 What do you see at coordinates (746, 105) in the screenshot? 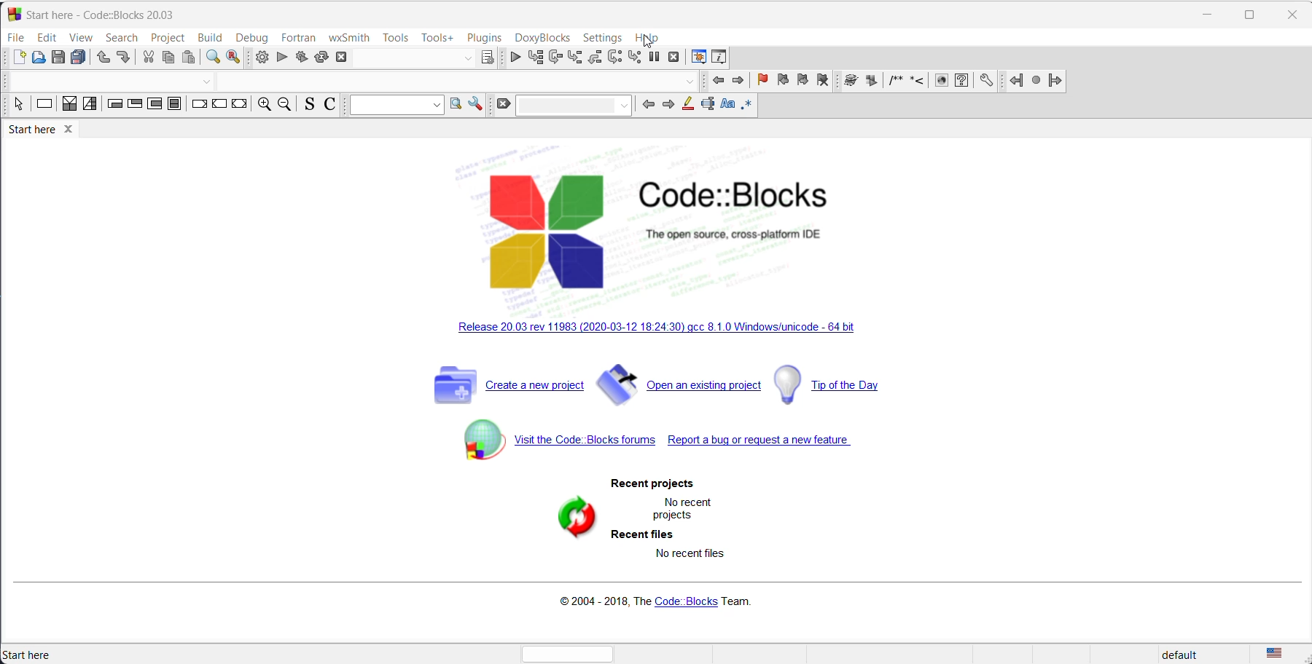
I see `regex` at bounding box center [746, 105].